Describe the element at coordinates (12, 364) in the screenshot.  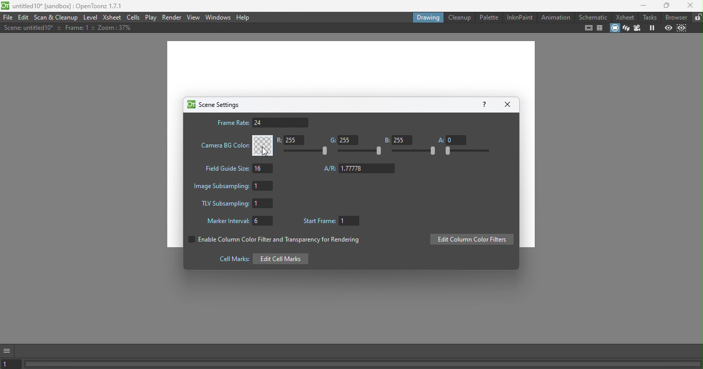
I see `set the current frame` at that location.